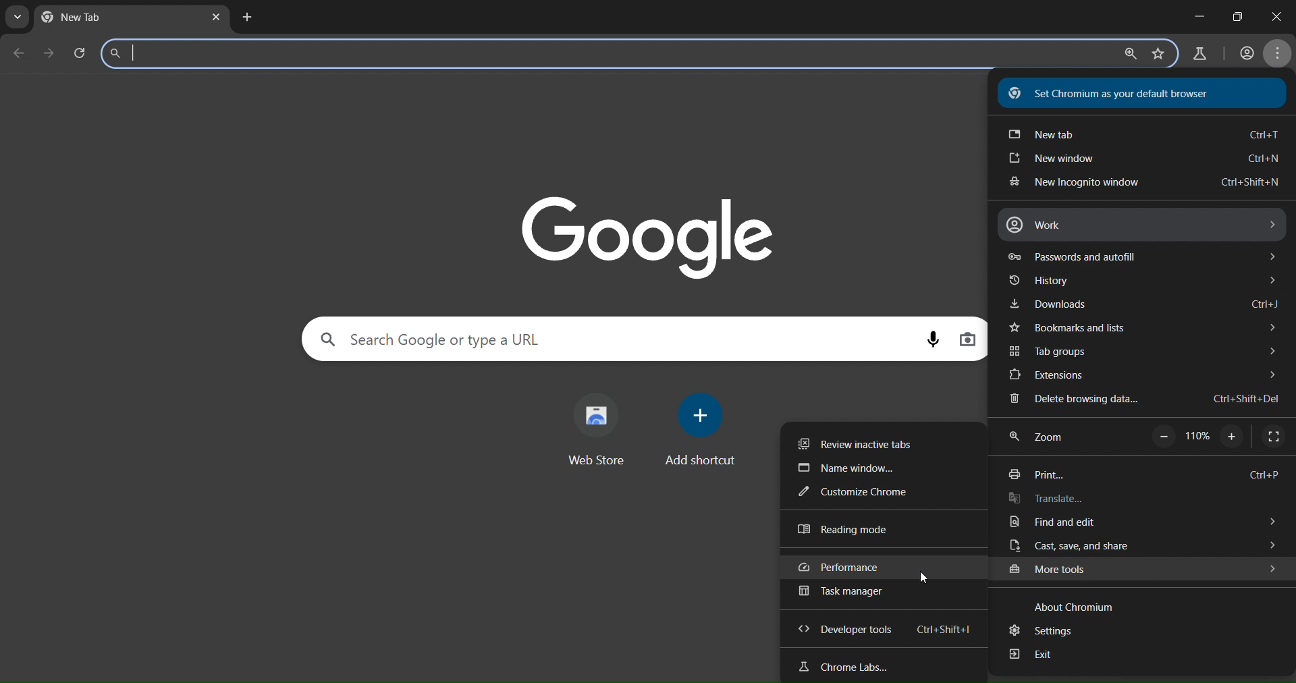  What do you see at coordinates (1237, 16) in the screenshot?
I see `restore down` at bounding box center [1237, 16].